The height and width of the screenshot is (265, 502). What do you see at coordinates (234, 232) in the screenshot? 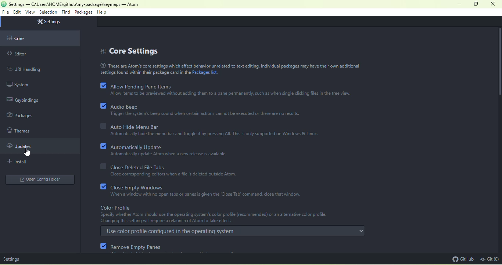
I see `use color profile configured in the operating sytem` at bounding box center [234, 232].